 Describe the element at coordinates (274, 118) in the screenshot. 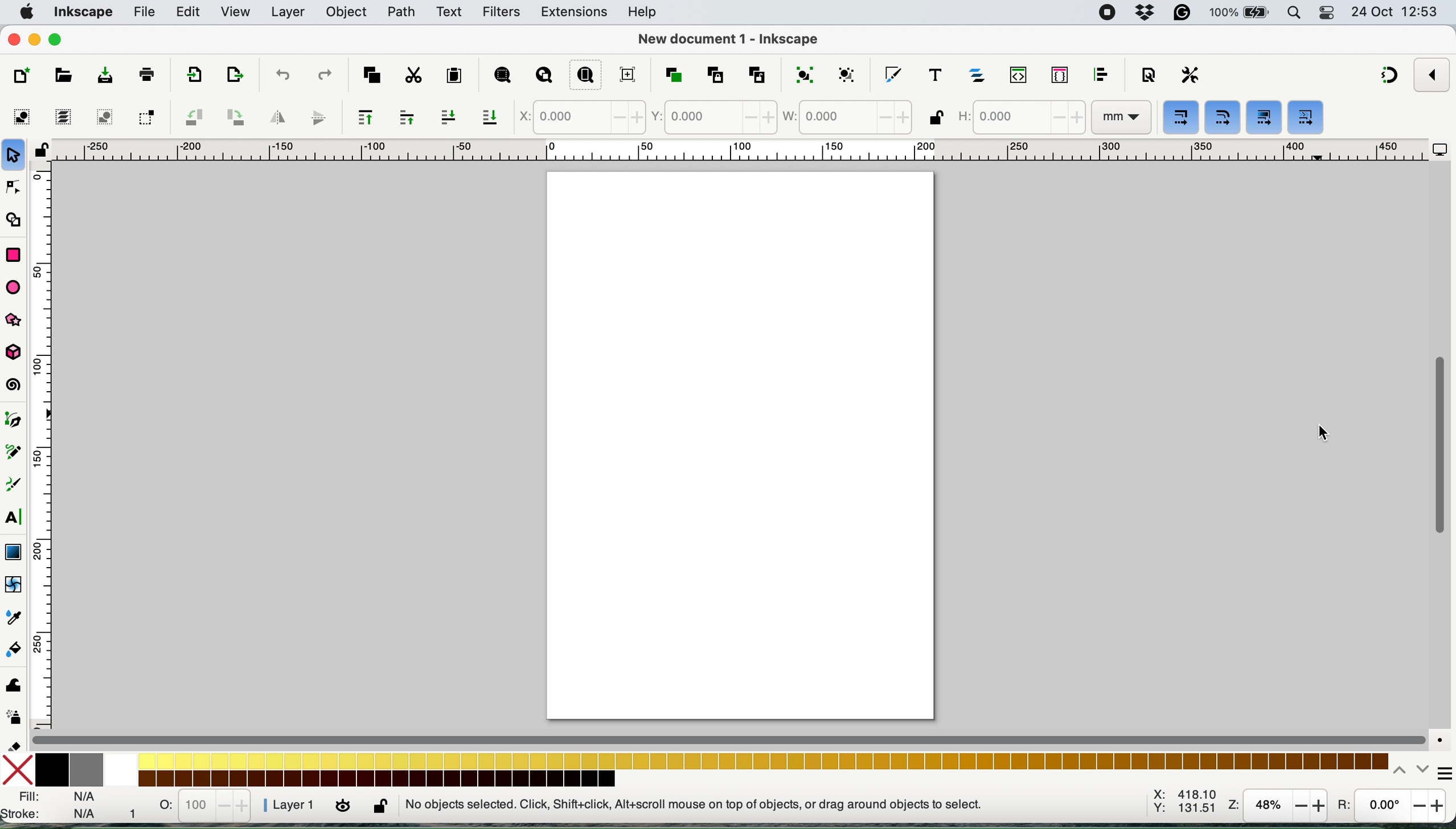

I see `flip horizontally` at that location.